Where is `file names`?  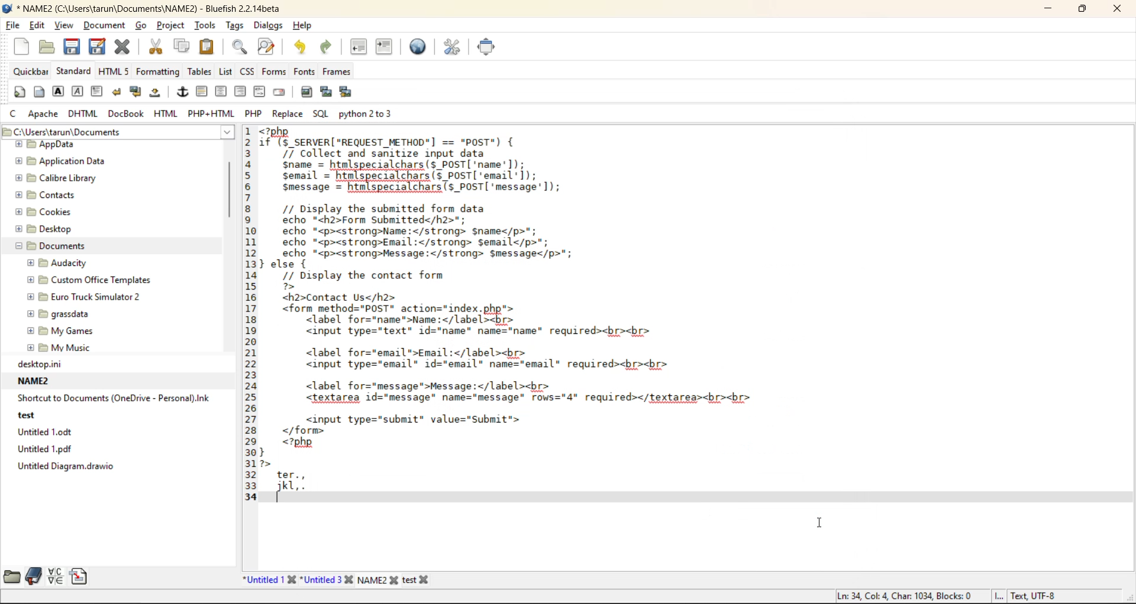 file names is located at coordinates (293, 579).